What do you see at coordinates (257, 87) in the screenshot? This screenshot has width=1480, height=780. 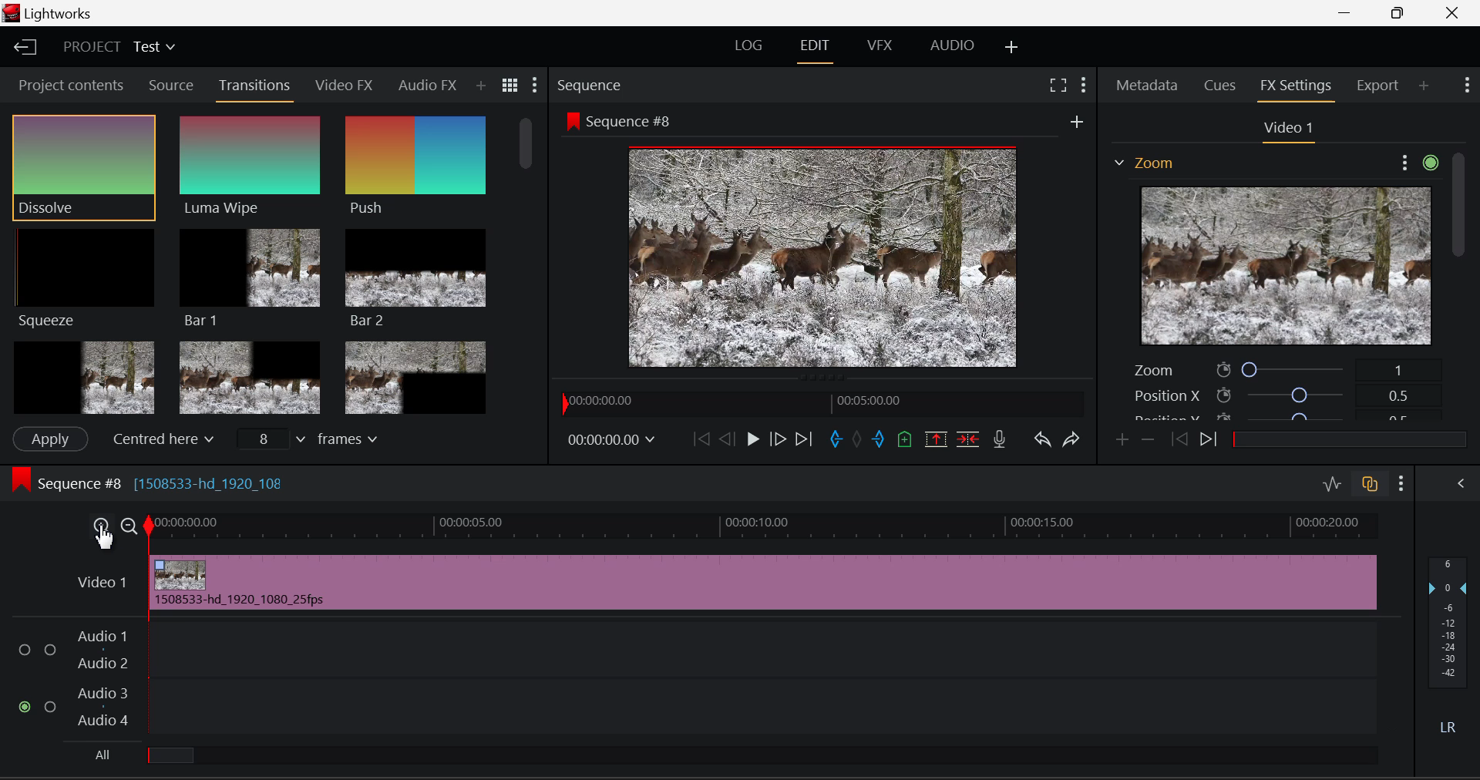 I see `Transitions` at bounding box center [257, 87].